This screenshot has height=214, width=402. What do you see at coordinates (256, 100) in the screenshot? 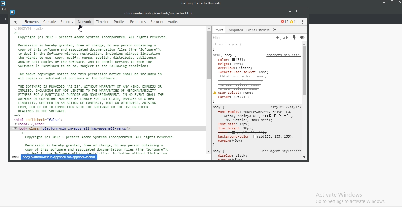
I see `filter code` at bounding box center [256, 100].